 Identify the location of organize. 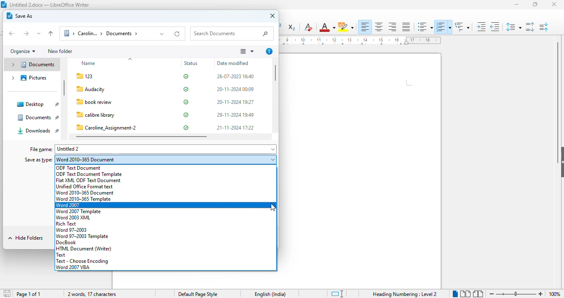
(23, 51).